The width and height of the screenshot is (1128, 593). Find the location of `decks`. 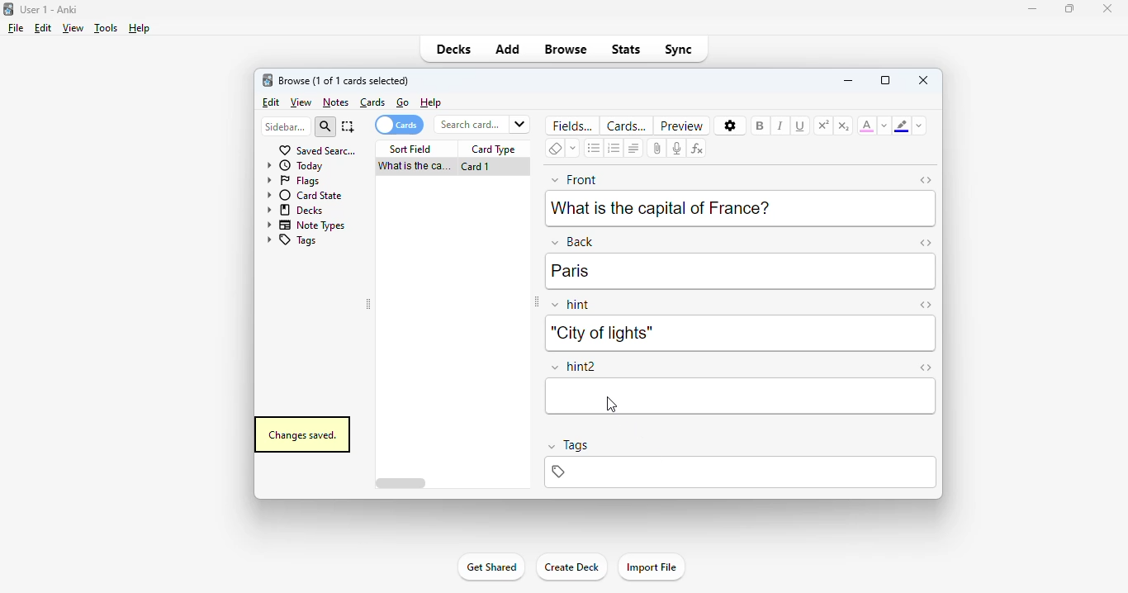

decks is located at coordinates (454, 49).